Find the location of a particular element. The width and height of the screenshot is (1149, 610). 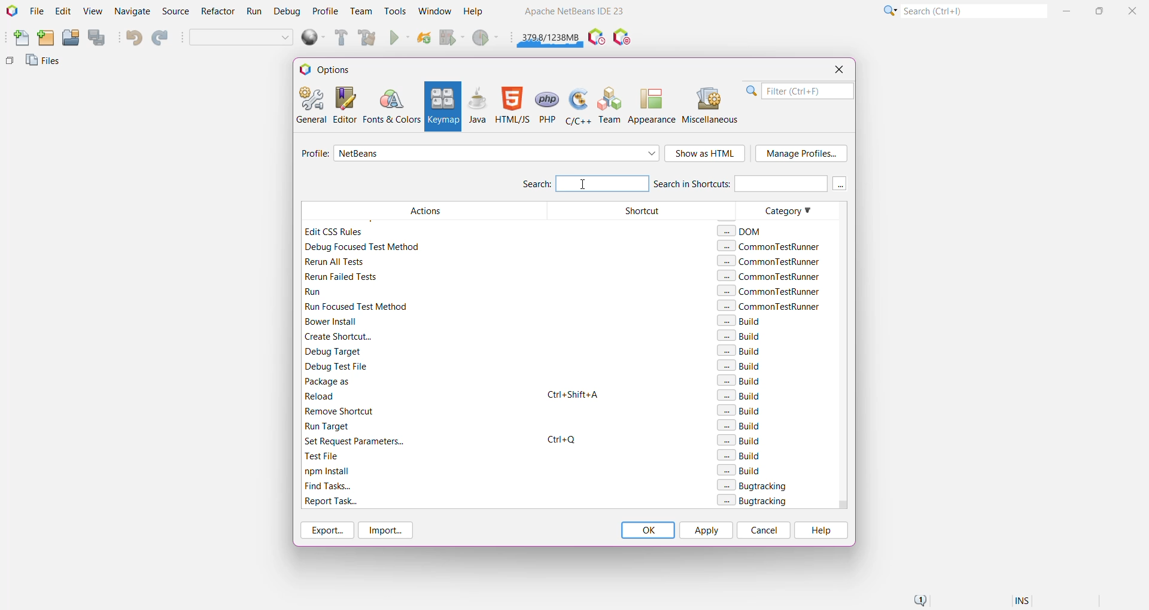

Source is located at coordinates (177, 11).